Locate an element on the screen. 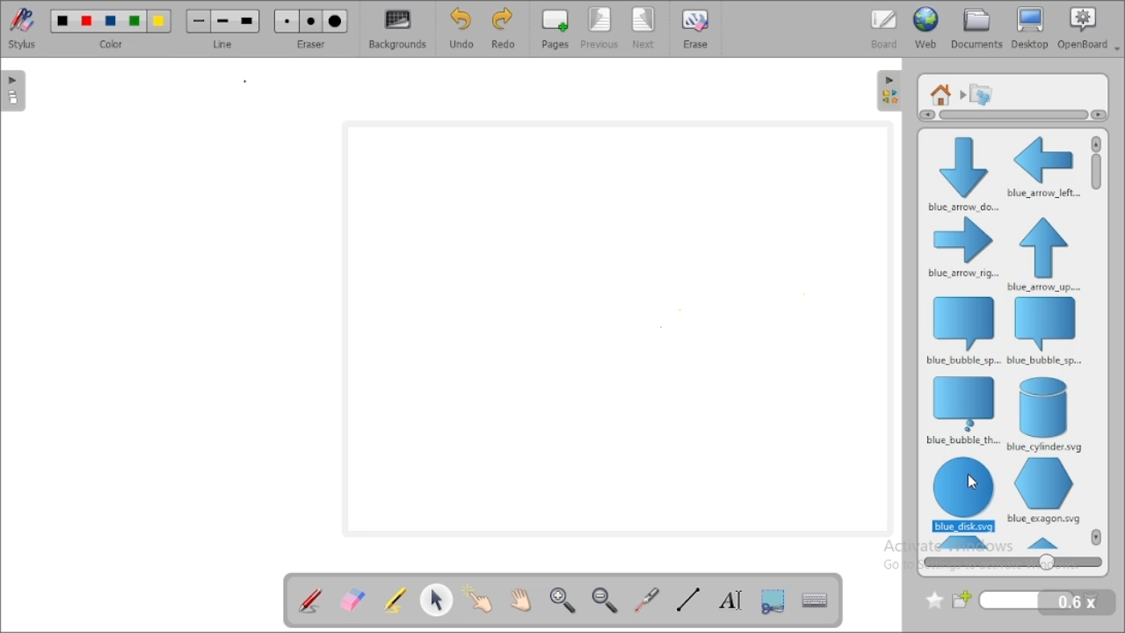  annotate document is located at coordinates (309, 600).